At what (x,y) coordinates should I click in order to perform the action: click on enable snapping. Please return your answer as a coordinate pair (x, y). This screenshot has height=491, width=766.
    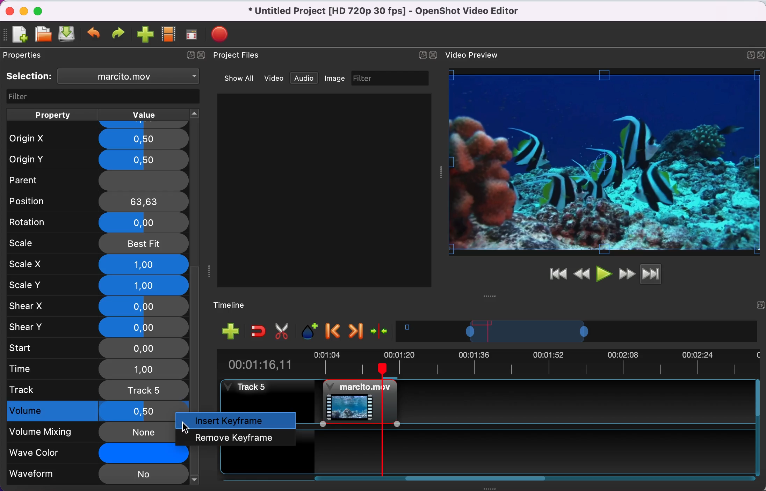
    Looking at the image, I should click on (256, 331).